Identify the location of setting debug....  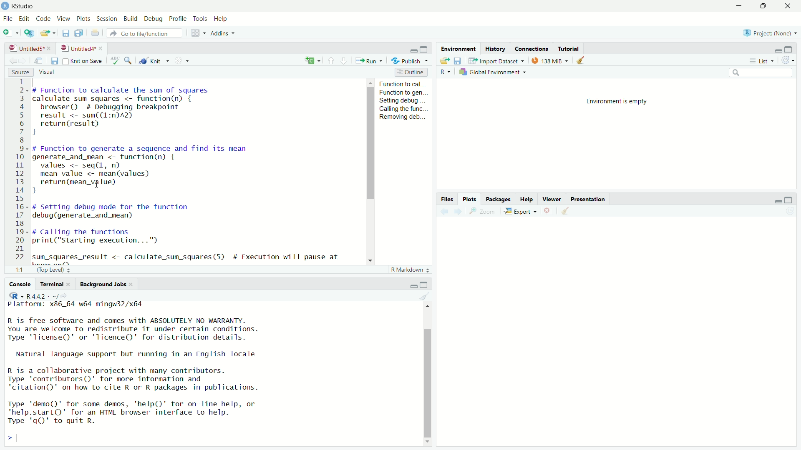
(403, 100).